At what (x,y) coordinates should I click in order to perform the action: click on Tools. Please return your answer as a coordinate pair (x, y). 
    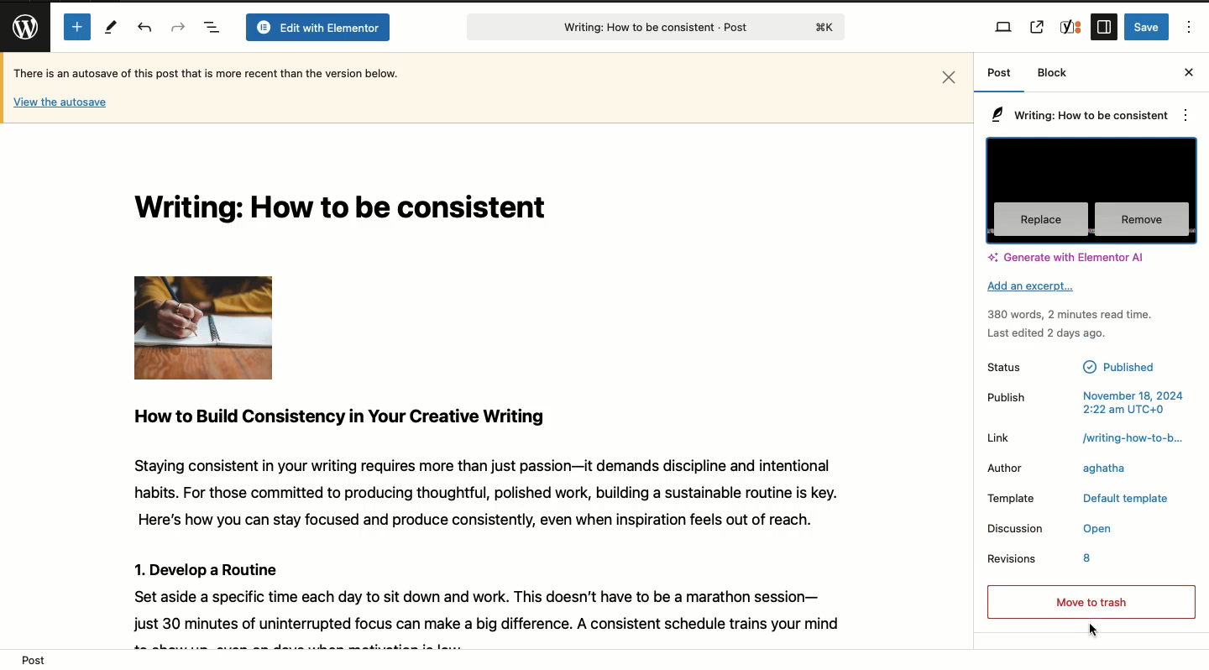
    Looking at the image, I should click on (112, 29).